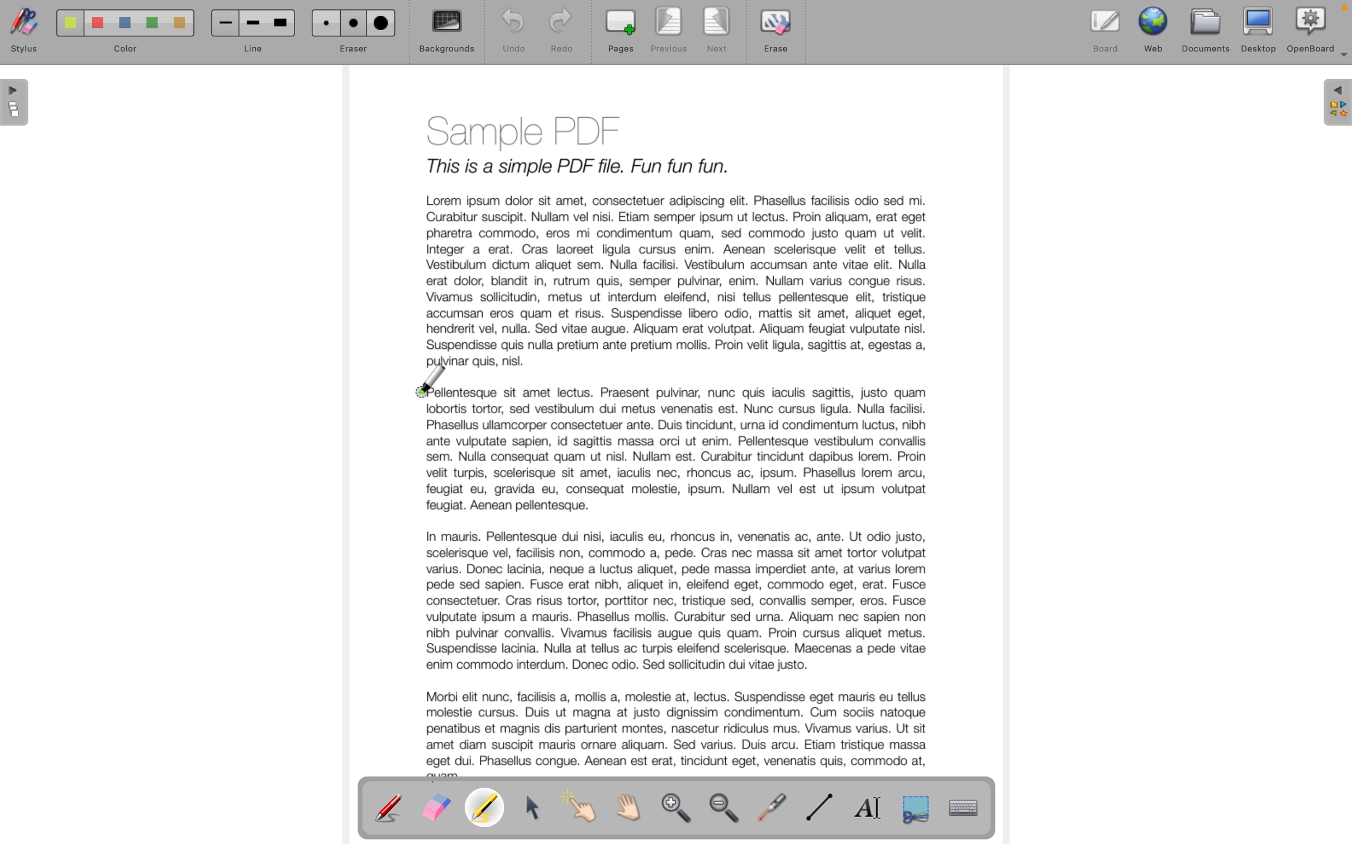 The width and height of the screenshot is (1352, 844). What do you see at coordinates (16, 104) in the screenshot?
I see `pages` at bounding box center [16, 104].